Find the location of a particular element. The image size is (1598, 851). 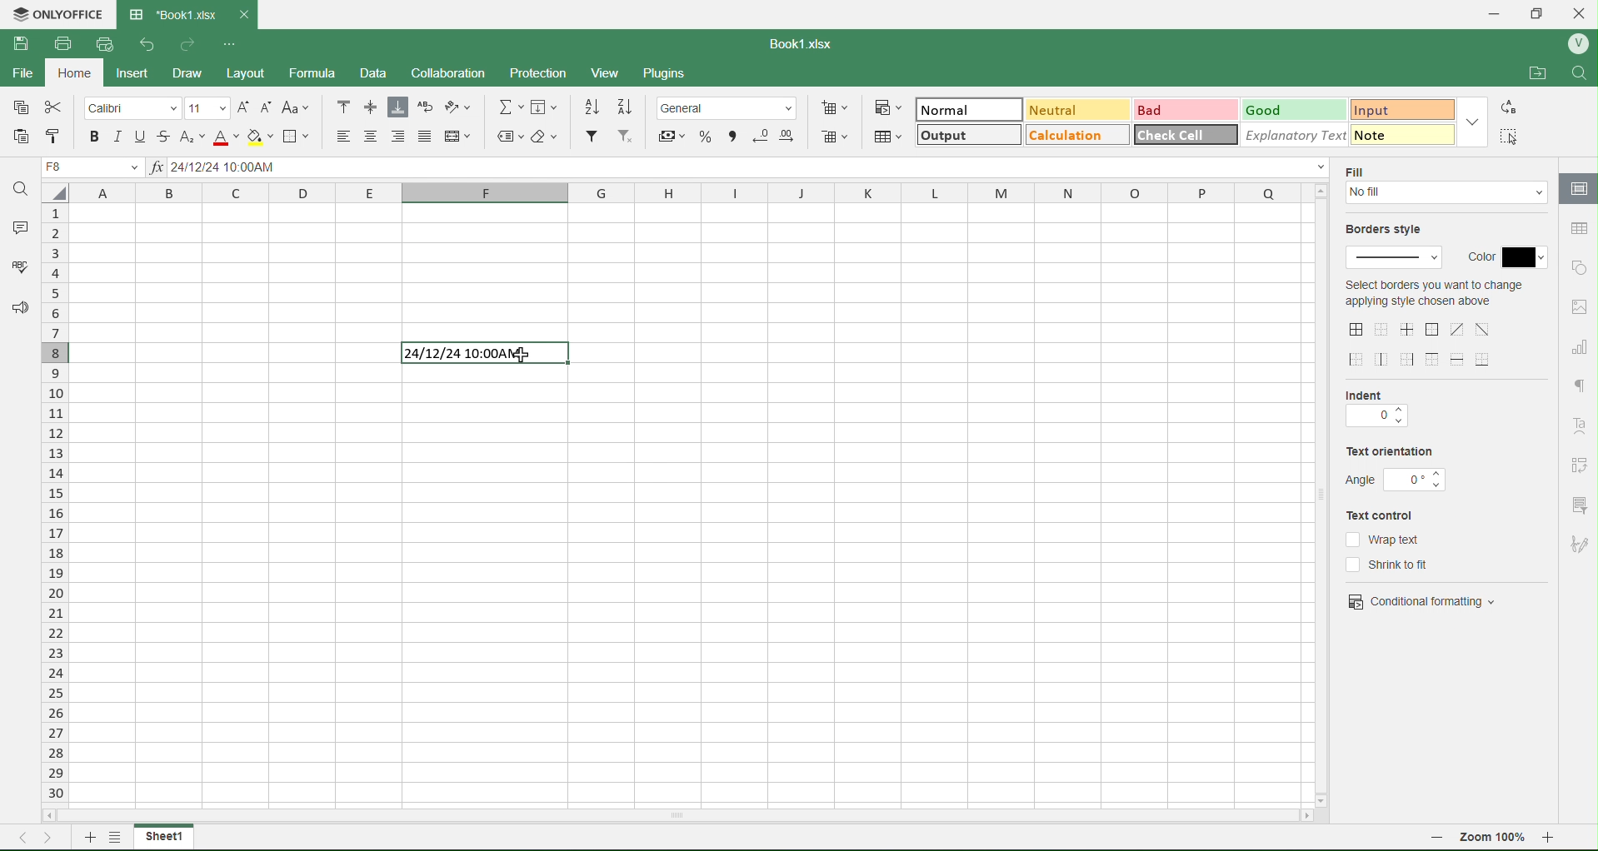

Font Color is located at coordinates (222, 137).